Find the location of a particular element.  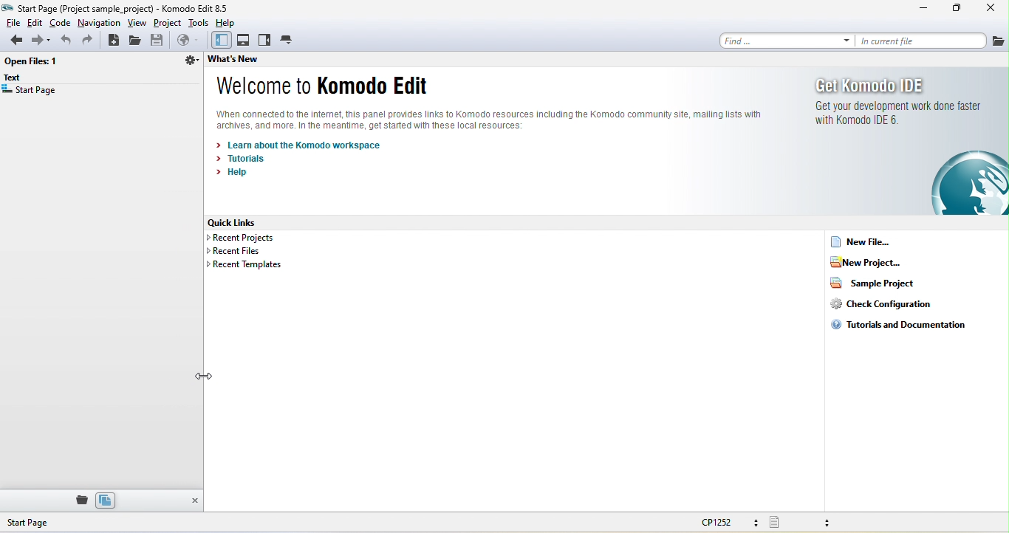

recent projects is located at coordinates (250, 238).